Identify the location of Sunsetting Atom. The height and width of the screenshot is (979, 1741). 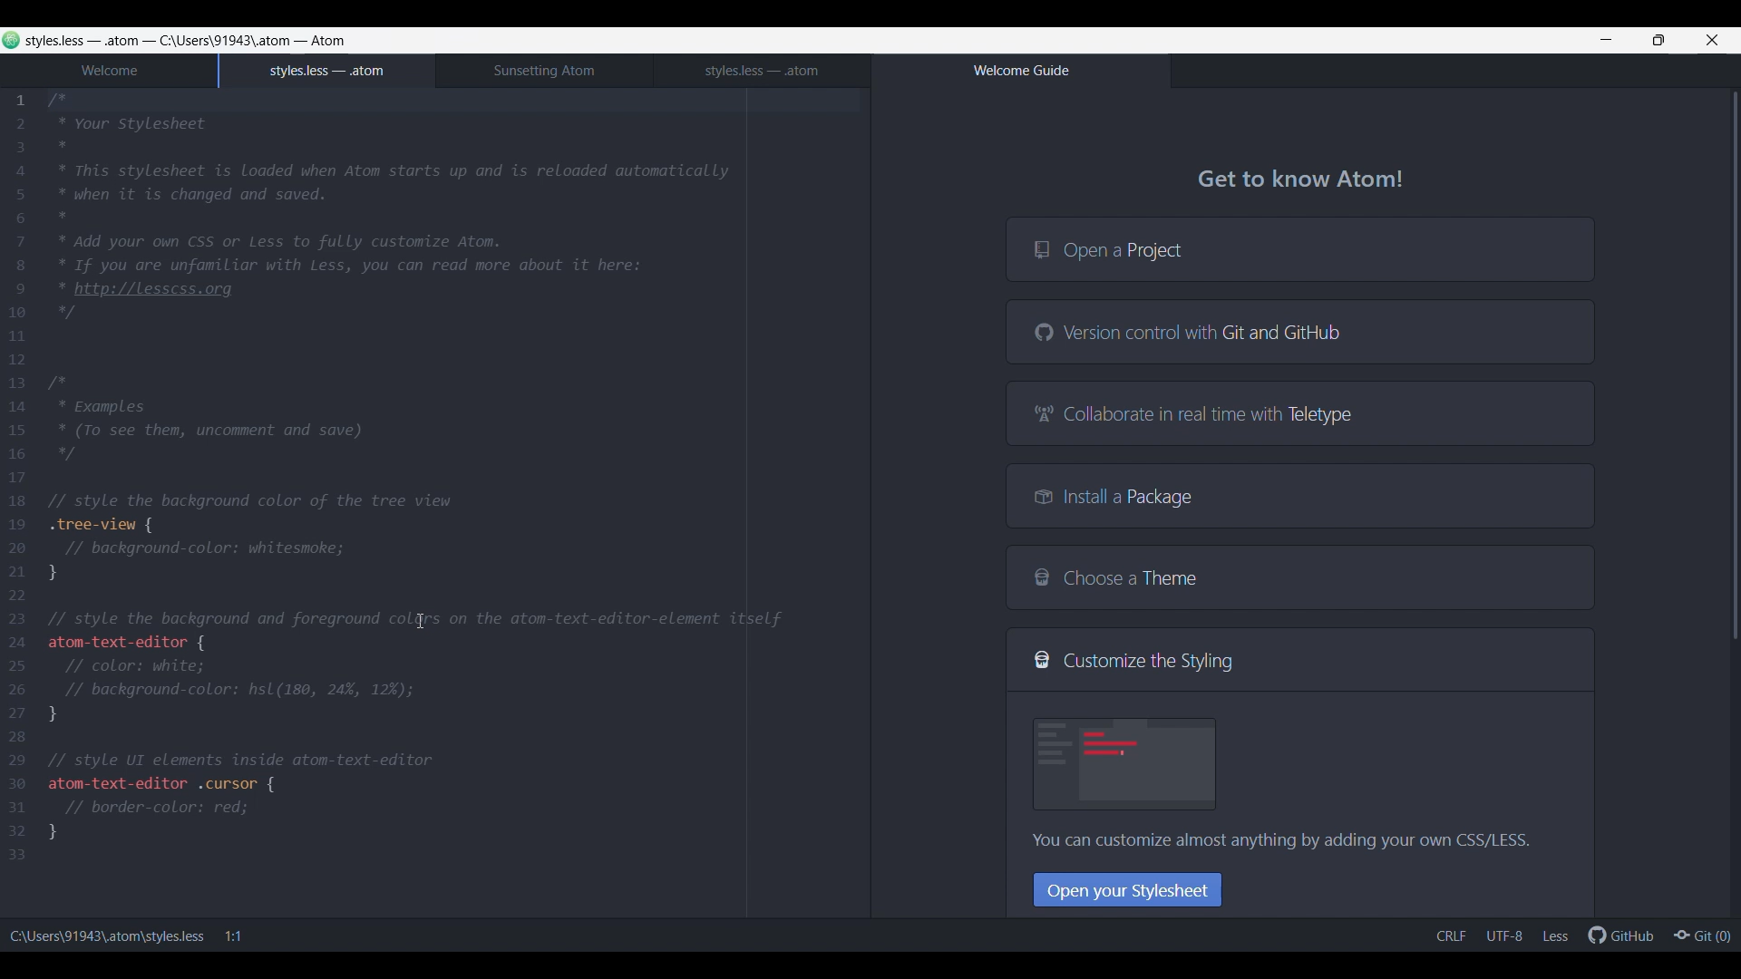
(544, 71).